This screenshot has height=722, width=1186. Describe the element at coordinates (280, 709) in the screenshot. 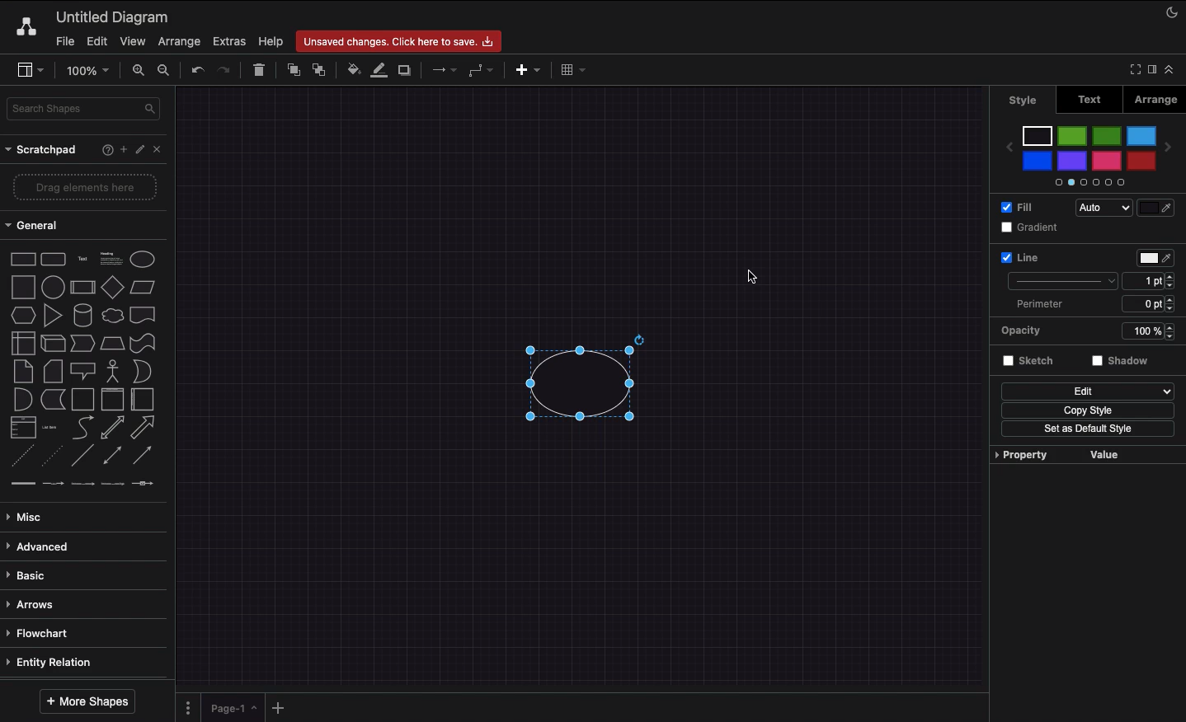

I see `Add new pages` at that location.